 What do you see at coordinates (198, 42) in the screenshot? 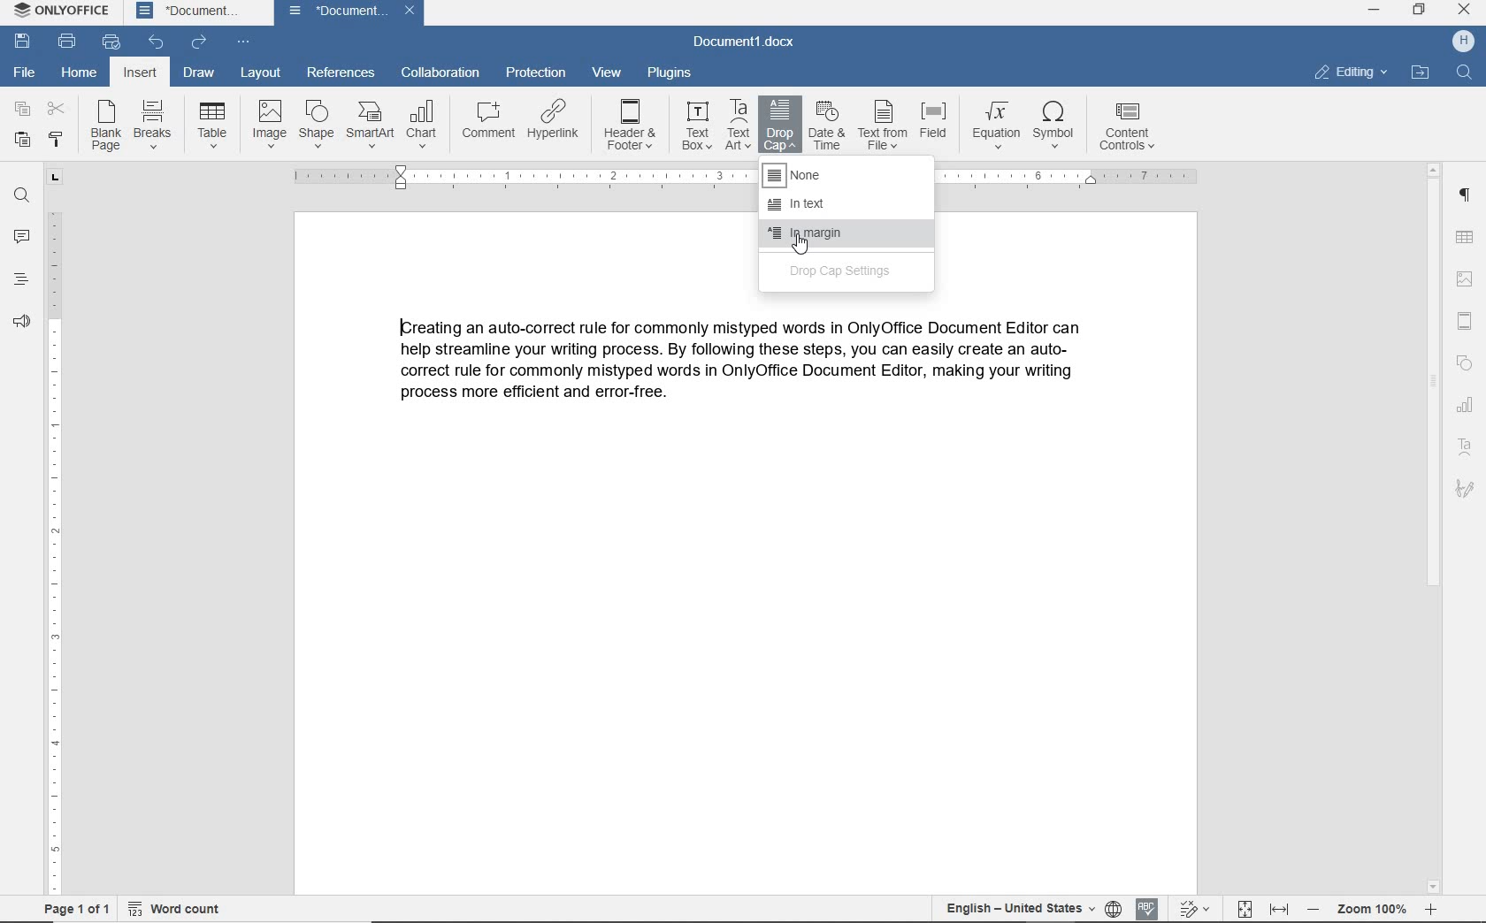
I see `redo` at bounding box center [198, 42].